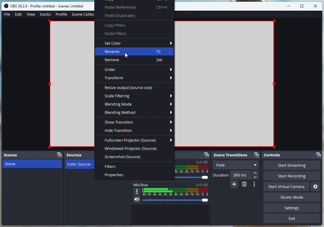  Describe the element at coordinates (244, 185) in the screenshot. I see `Erase` at that location.